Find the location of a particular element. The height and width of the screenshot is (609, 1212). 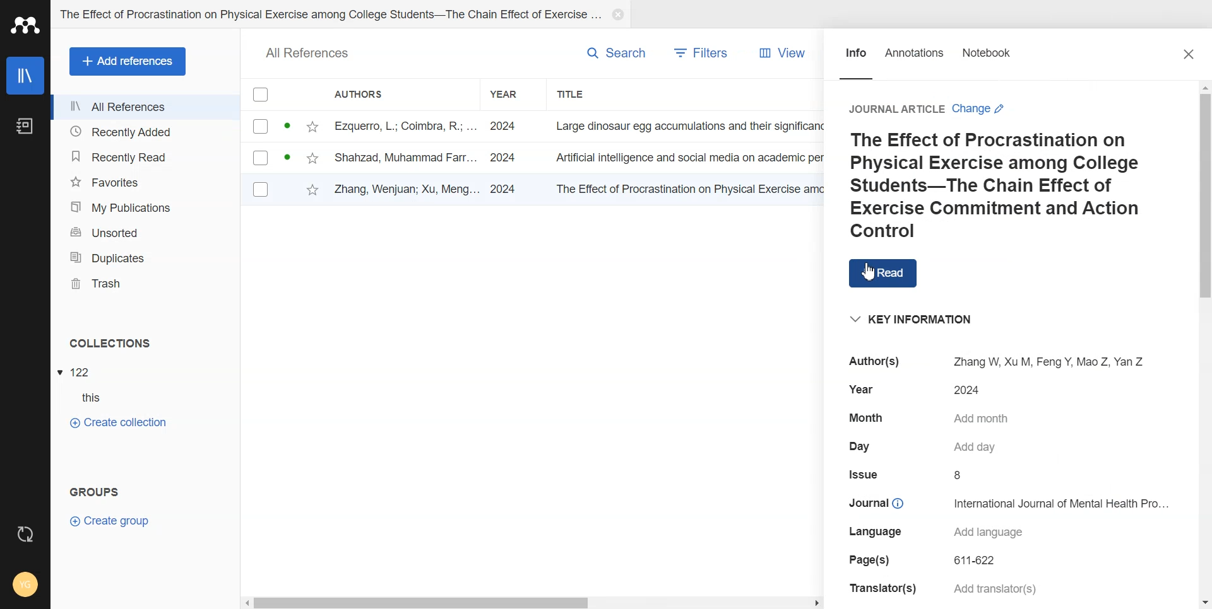

 The Effect of Procrastination on Physical Exercise among College Students-The Chain Effect of Exercise... is located at coordinates (330, 12).